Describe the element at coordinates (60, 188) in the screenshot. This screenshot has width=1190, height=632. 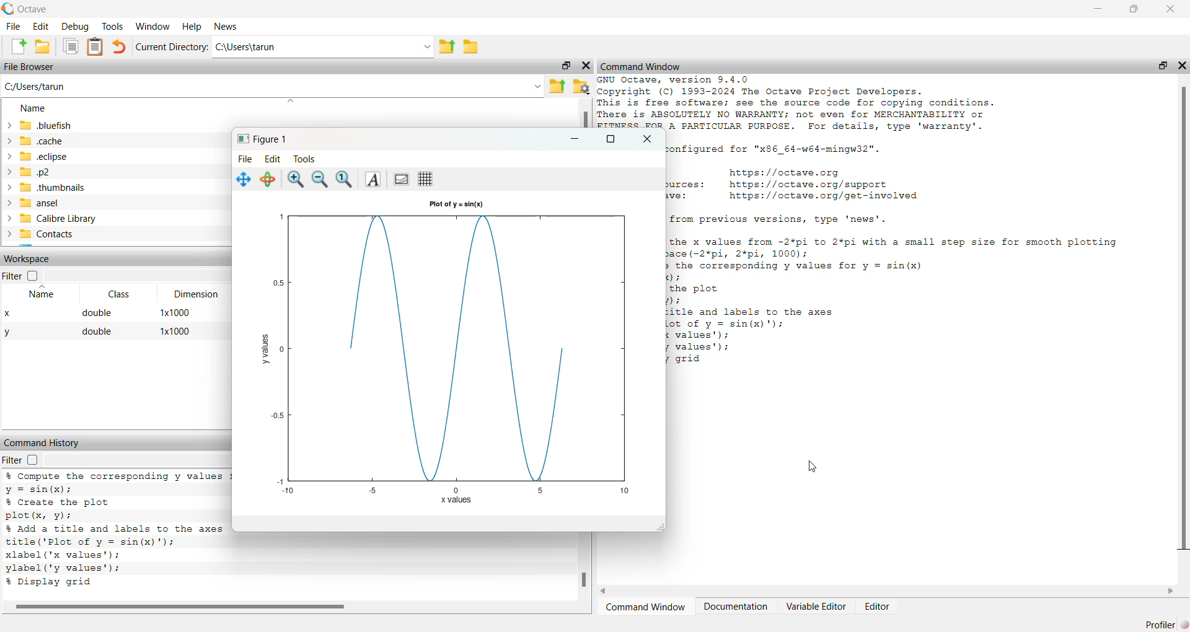
I see `.thumbnails` at that location.